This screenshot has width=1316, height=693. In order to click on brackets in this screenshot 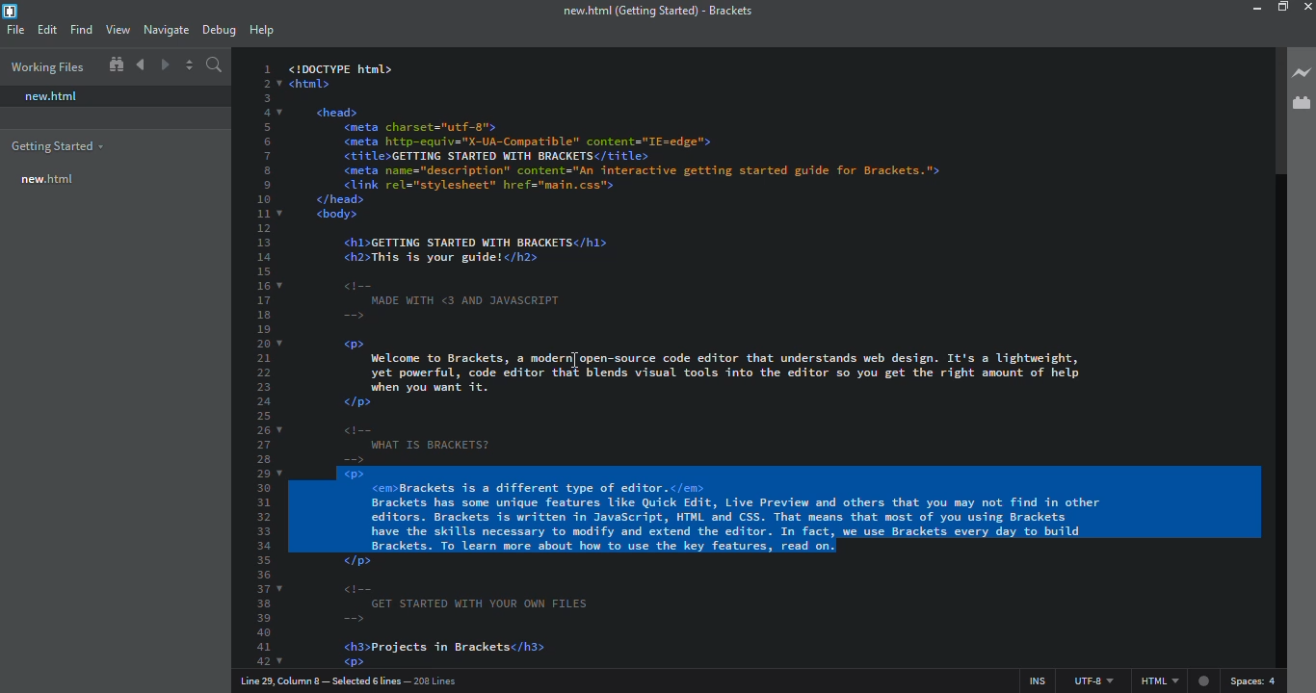, I will do `click(652, 11)`.